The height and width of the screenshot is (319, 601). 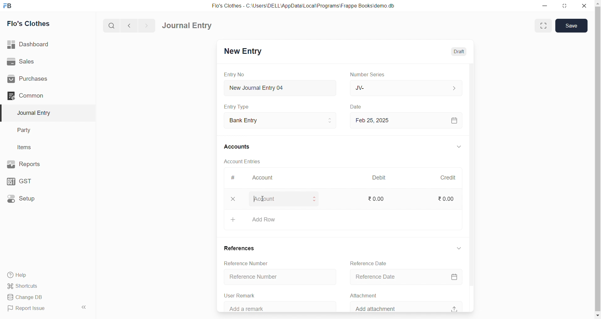 What do you see at coordinates (241, 295) in the screenshot?
I see `User Remark` at bounding box center [241, 295].